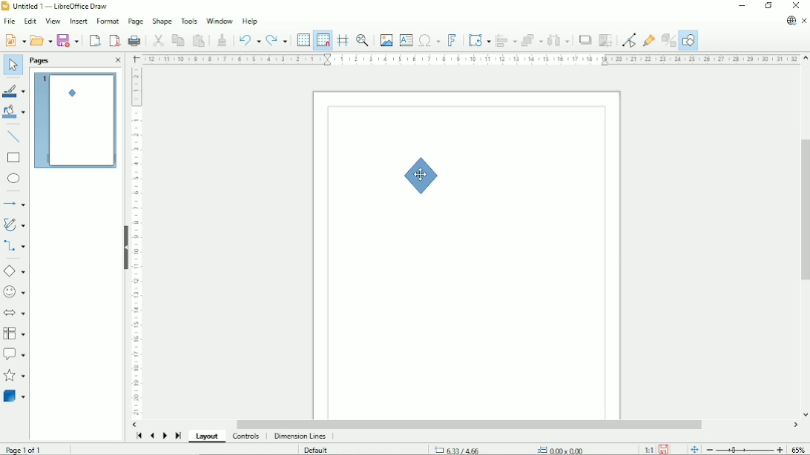 This screenshot has height=455, width=810. What do you see at coordinates (278, 39) in the screenshot?
I see `Redo` at bounding box center [278, 39].